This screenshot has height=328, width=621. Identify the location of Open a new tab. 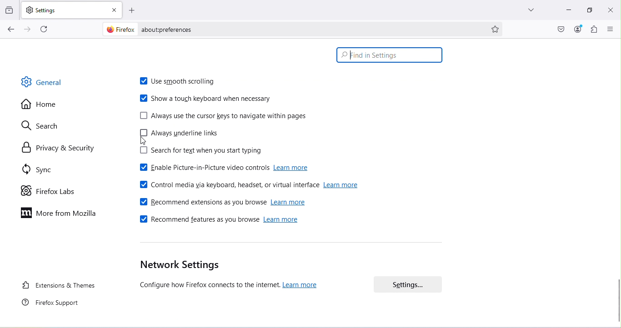
(136, 11).